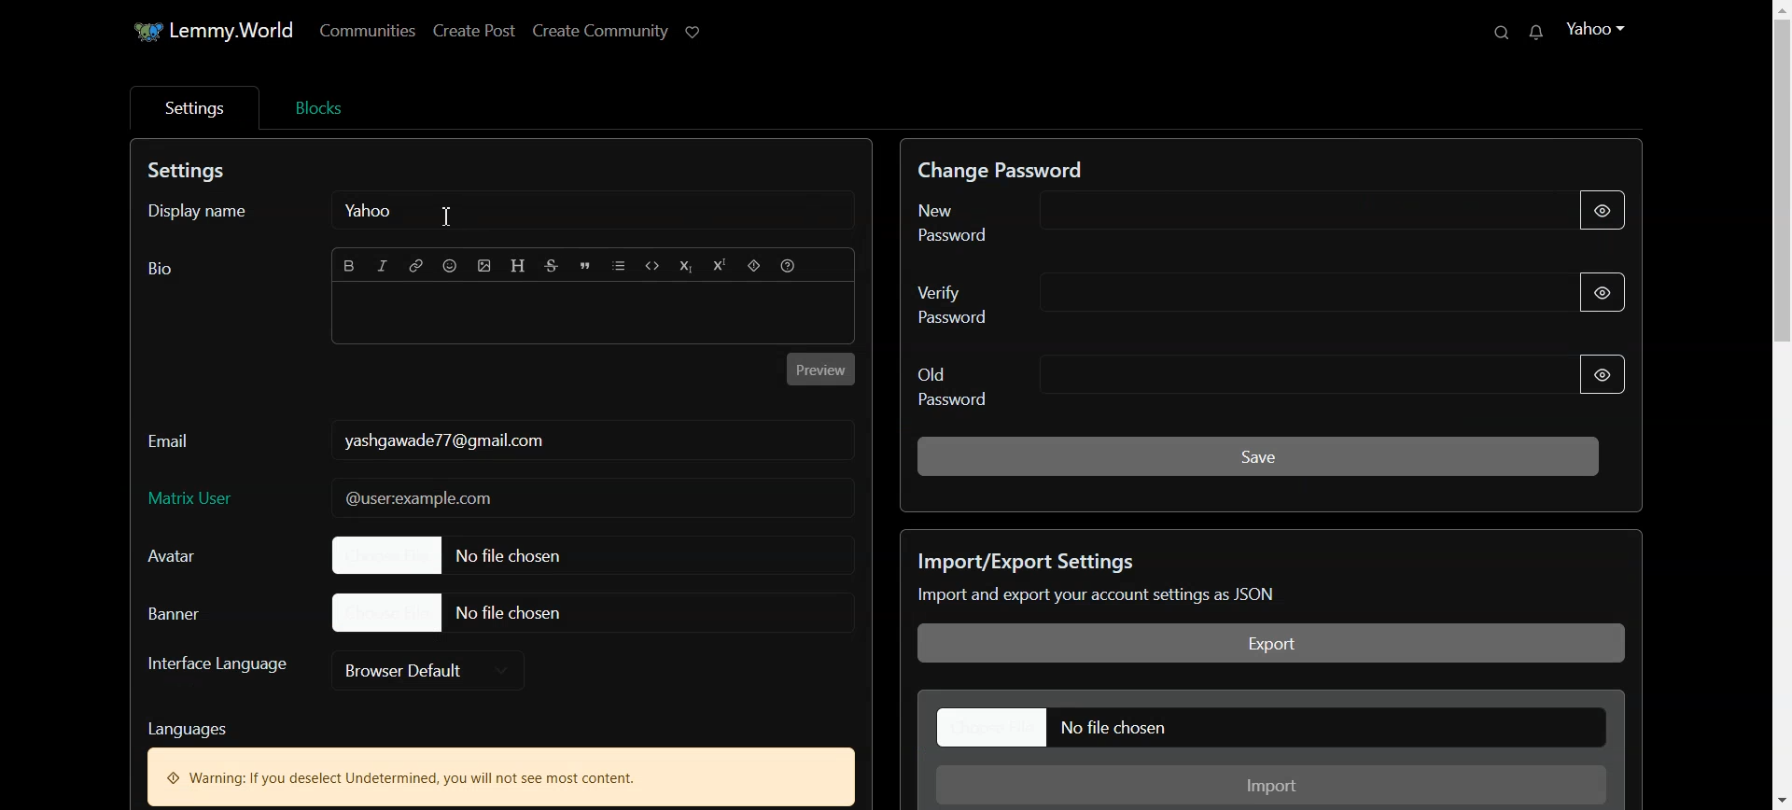  Describe the element at coordinates (485, 266) in the screenshot. I see `Upload picture` at that location.